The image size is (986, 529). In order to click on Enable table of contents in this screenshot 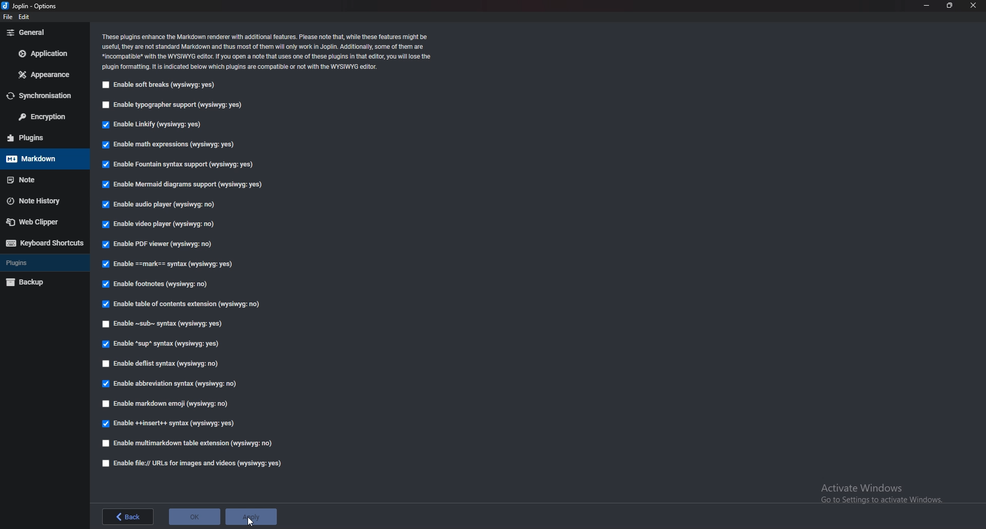, I will do `click(186, 305)`.